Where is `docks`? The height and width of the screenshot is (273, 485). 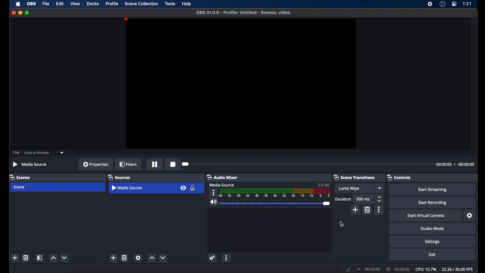 docks is located at coordinates (93, 4).